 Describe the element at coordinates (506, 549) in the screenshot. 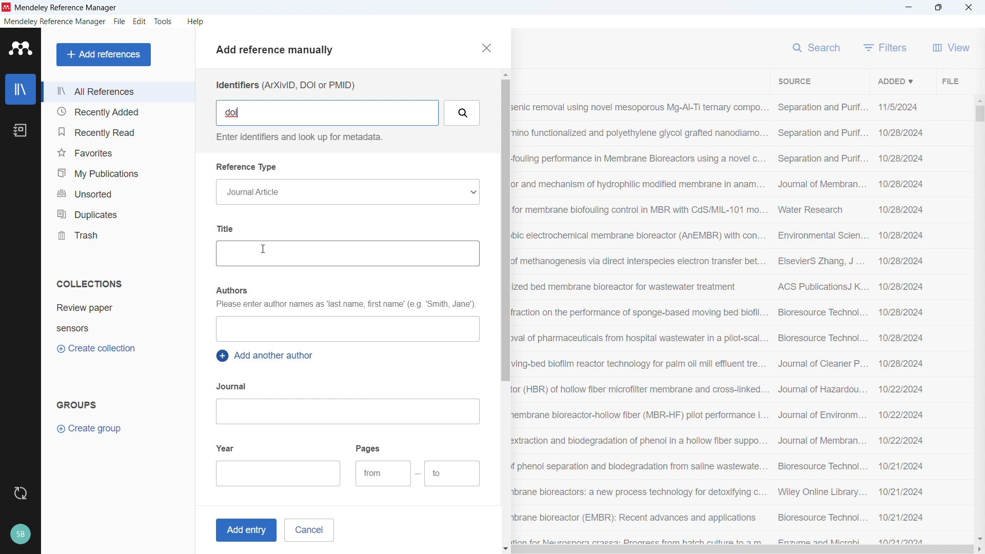

I see `Scroll down` at that location.